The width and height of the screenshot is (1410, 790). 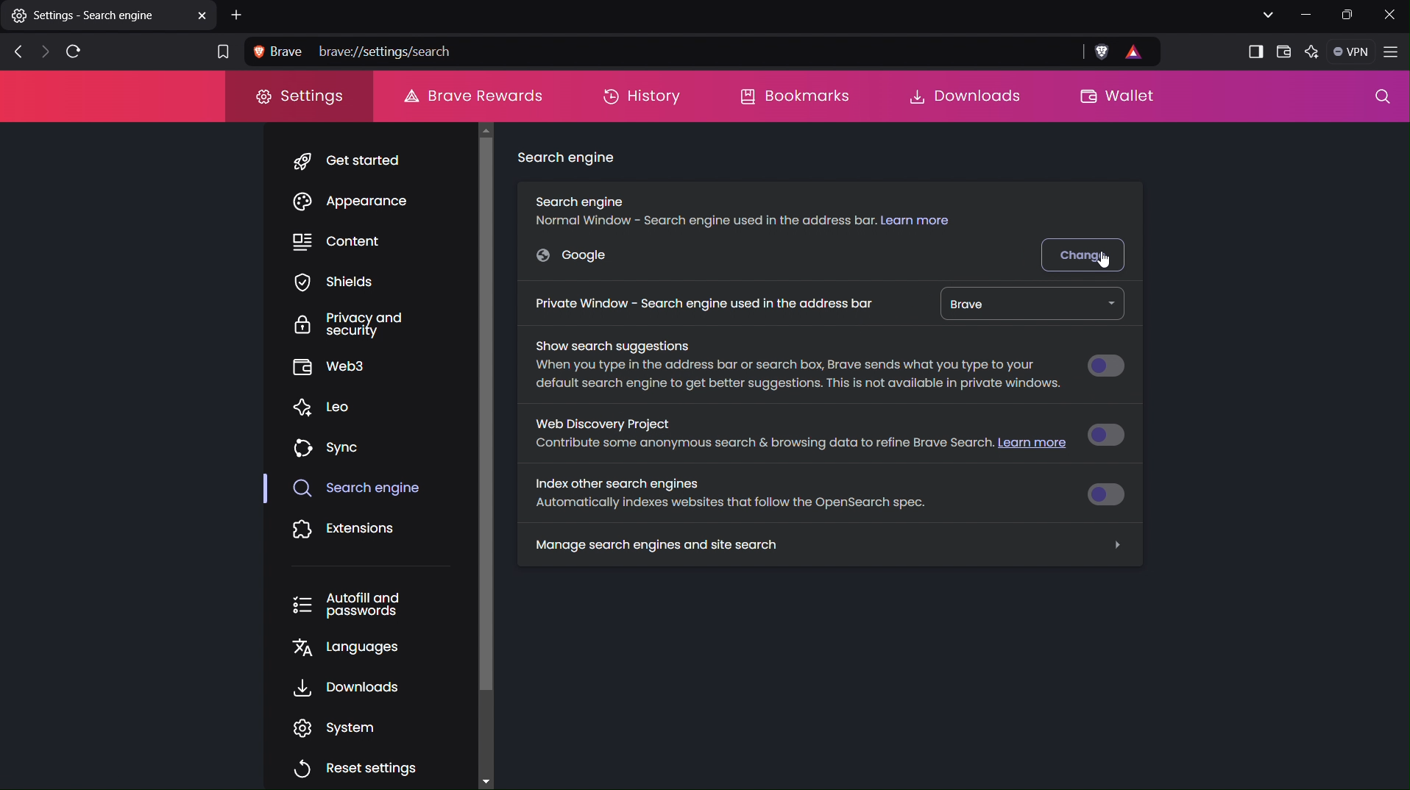 I want to click on Languages, so click(x=342, y=647).